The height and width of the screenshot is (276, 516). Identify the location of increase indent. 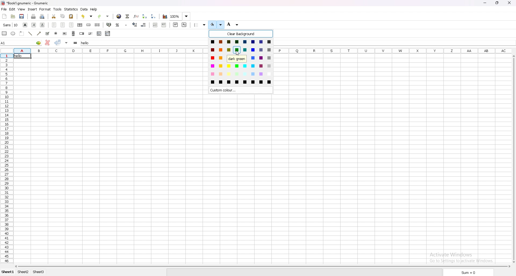
(164, 25).